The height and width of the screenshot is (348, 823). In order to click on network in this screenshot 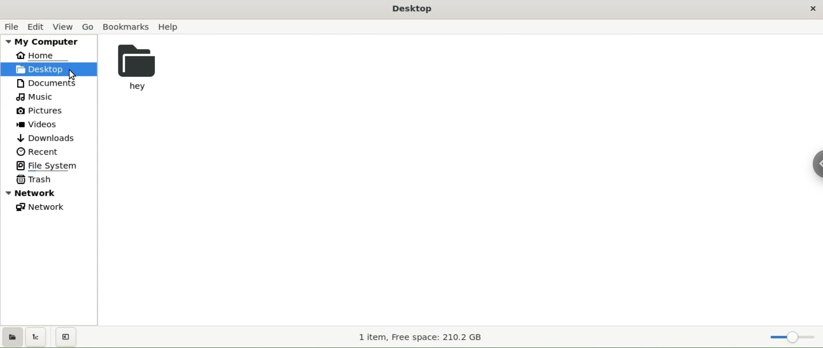, I will do `click(47, 192)`.